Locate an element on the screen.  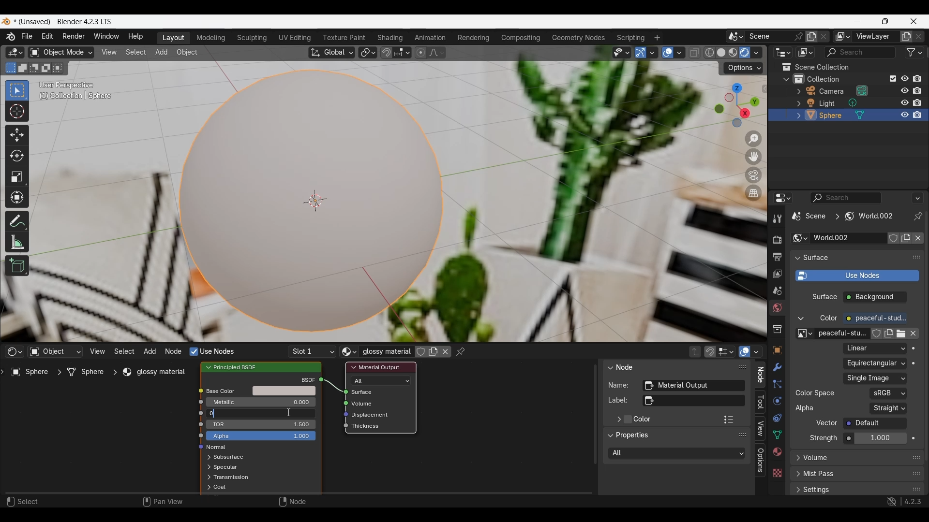
expand respective scenes is located at coordinates (206, 488).